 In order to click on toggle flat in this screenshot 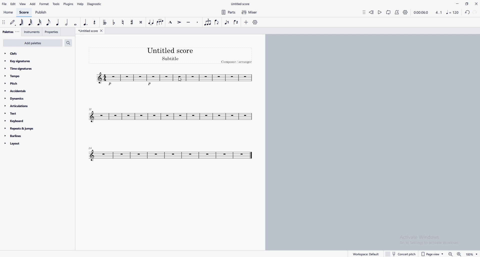, I will do `click(114, 22)`.